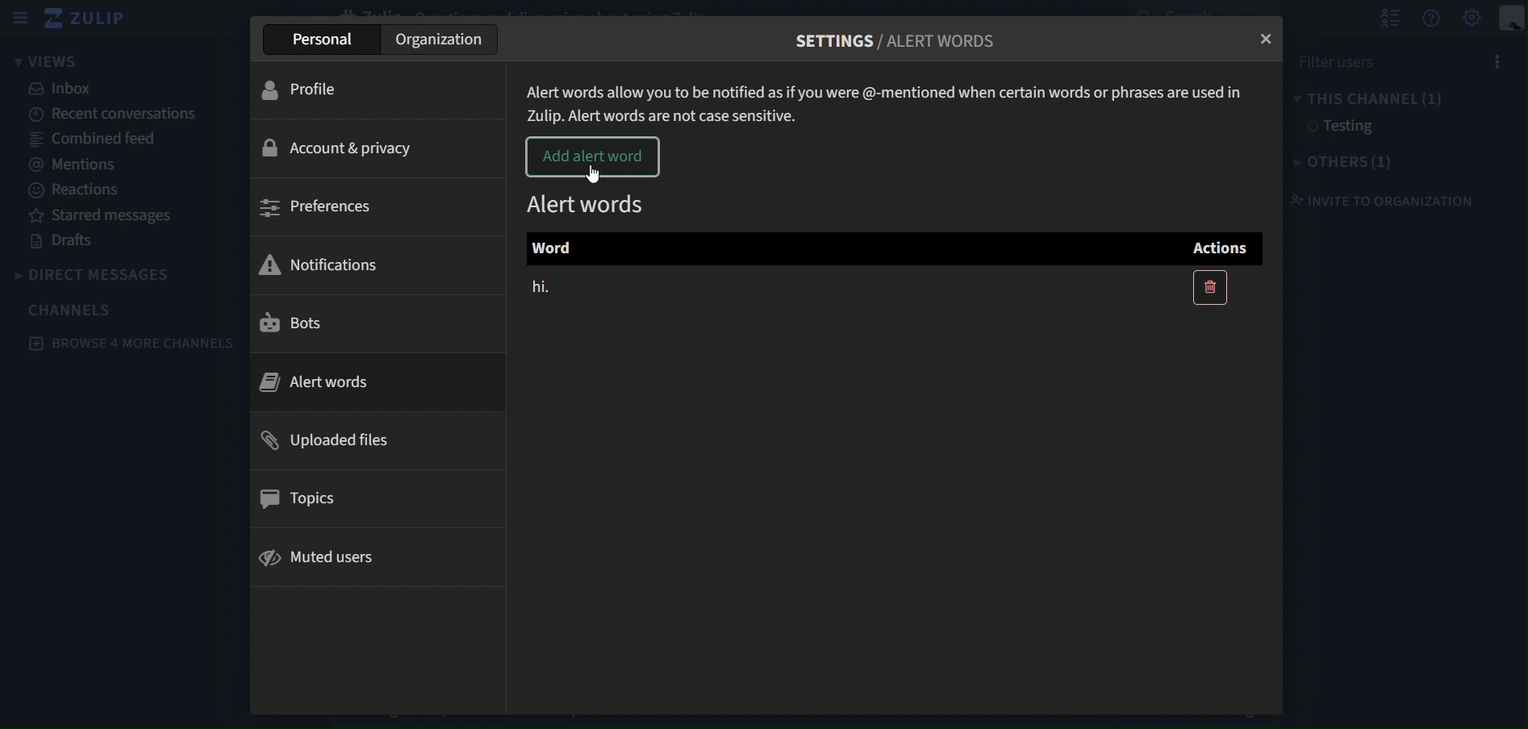 The width and height of the screenshot is (1528, 729). What do you see at coordinates (591, 173) in the screenshot?
I see `Cursor` at bounding box center [591, 173].